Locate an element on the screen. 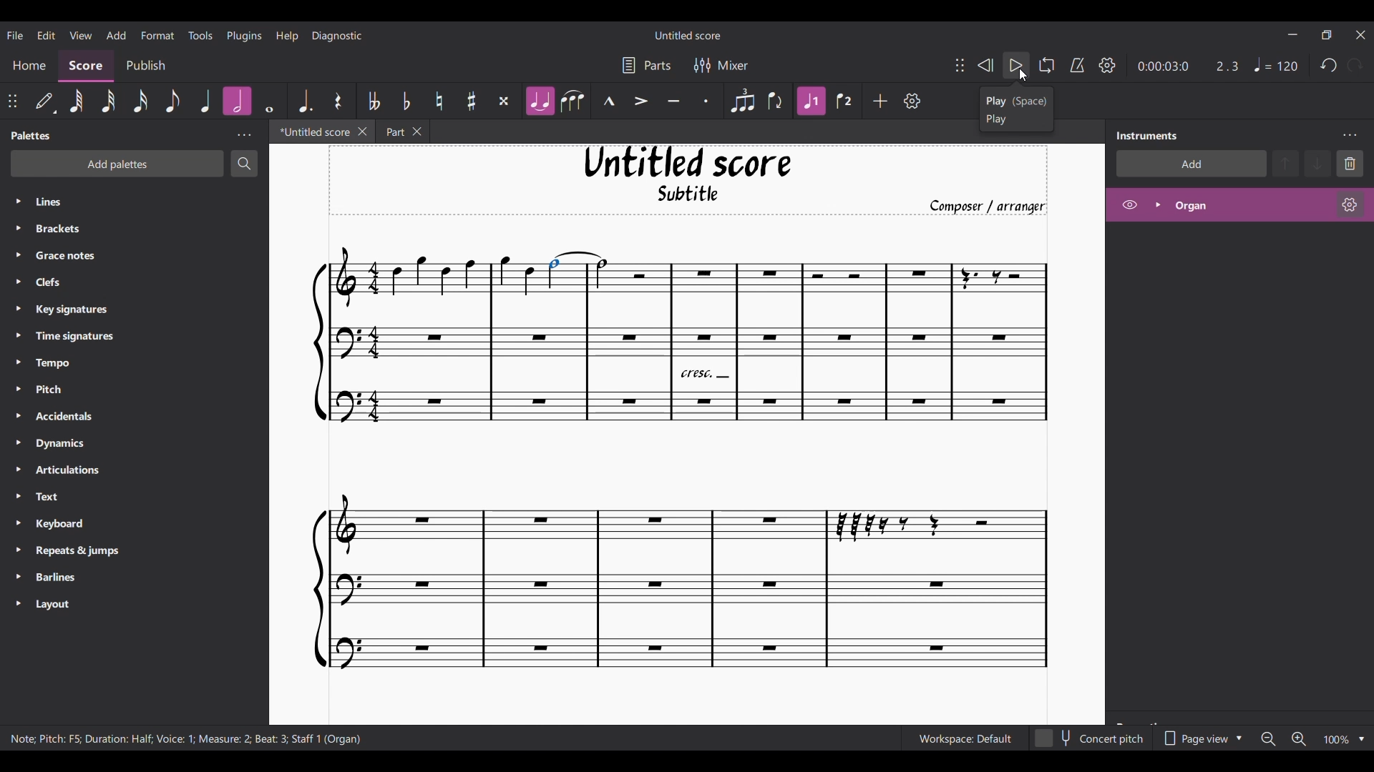  Zoom out is located at coordinates (1268, 739).